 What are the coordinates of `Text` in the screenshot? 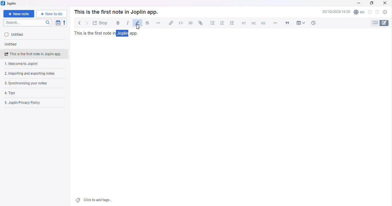 It's located at (116, 12).